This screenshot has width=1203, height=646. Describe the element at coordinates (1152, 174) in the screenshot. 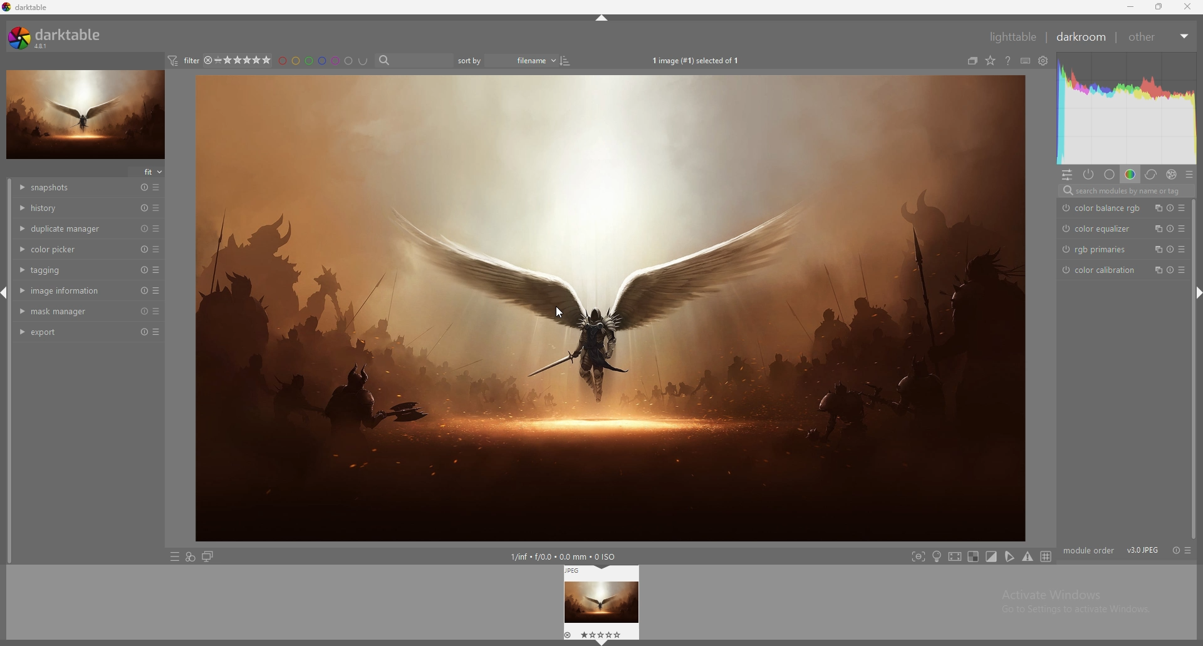

I see `correct` at that location.